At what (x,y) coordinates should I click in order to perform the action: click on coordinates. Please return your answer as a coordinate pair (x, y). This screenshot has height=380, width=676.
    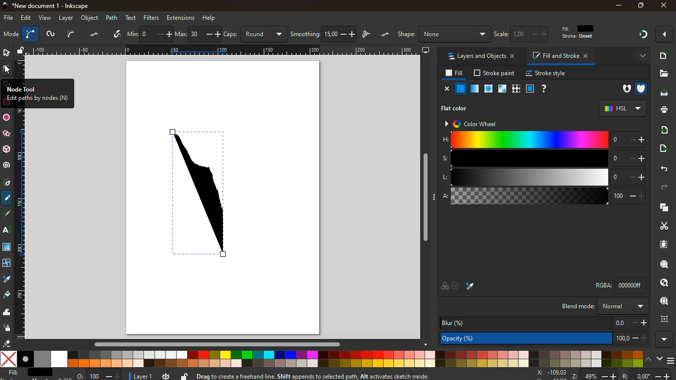
    Looking at the image, I should click on (603, 375).